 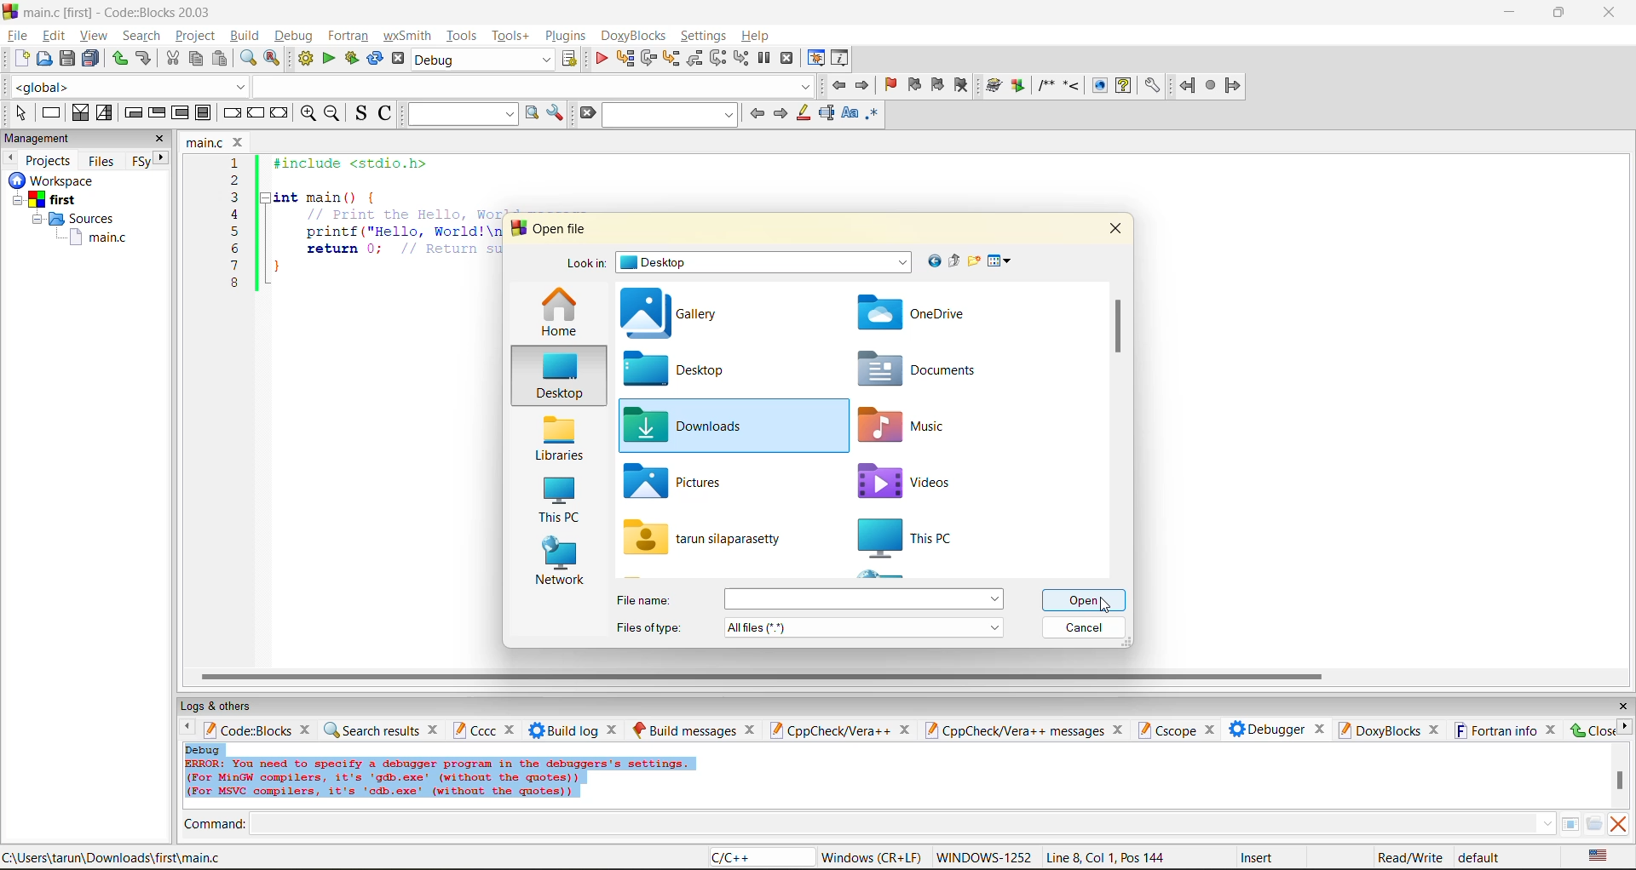 What do you see at coordinates (375, 59) in the screenshot?
I see `rebuild` at bounding box center [375, 59].